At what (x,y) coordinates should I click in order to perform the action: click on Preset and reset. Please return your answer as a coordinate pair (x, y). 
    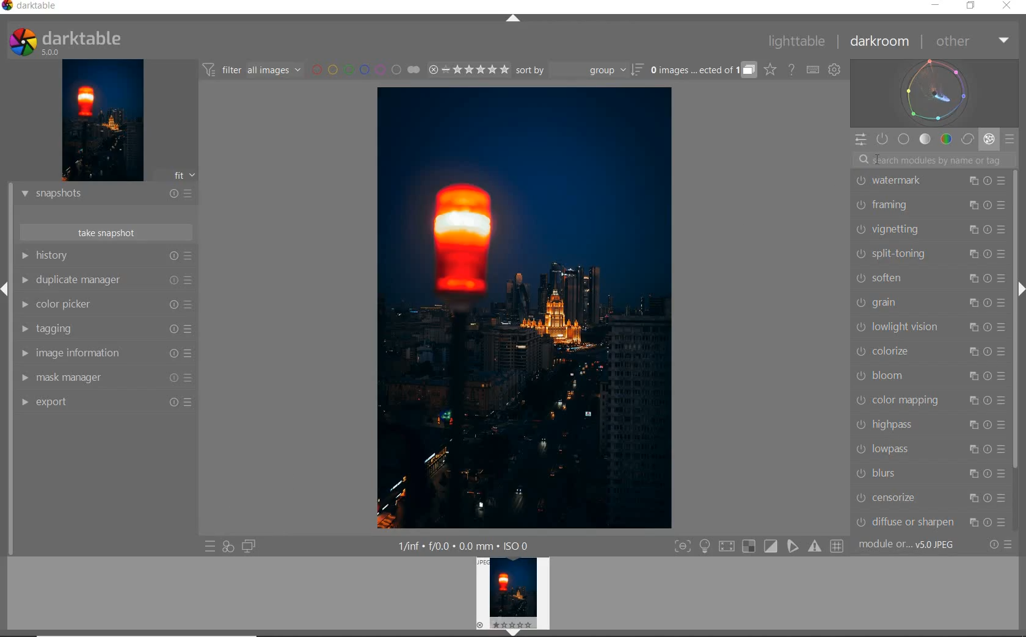
    Looking at the image, I should click on (1001, 425).